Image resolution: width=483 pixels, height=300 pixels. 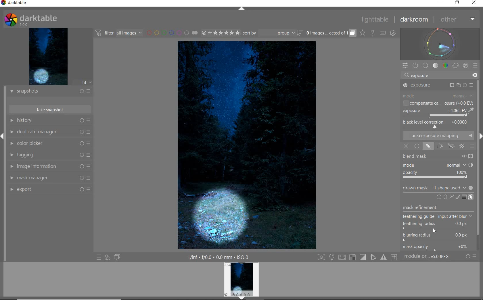 I want to click on exposure, so click(x=421, y=75).